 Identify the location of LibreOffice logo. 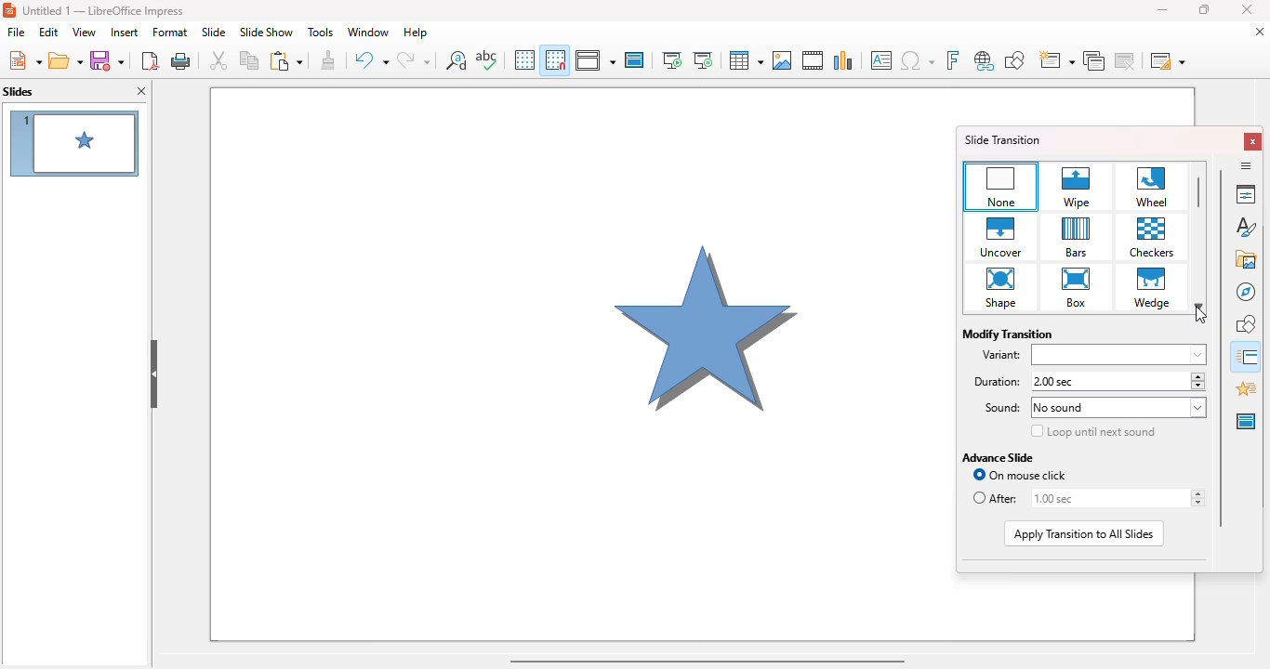
(9, 10).